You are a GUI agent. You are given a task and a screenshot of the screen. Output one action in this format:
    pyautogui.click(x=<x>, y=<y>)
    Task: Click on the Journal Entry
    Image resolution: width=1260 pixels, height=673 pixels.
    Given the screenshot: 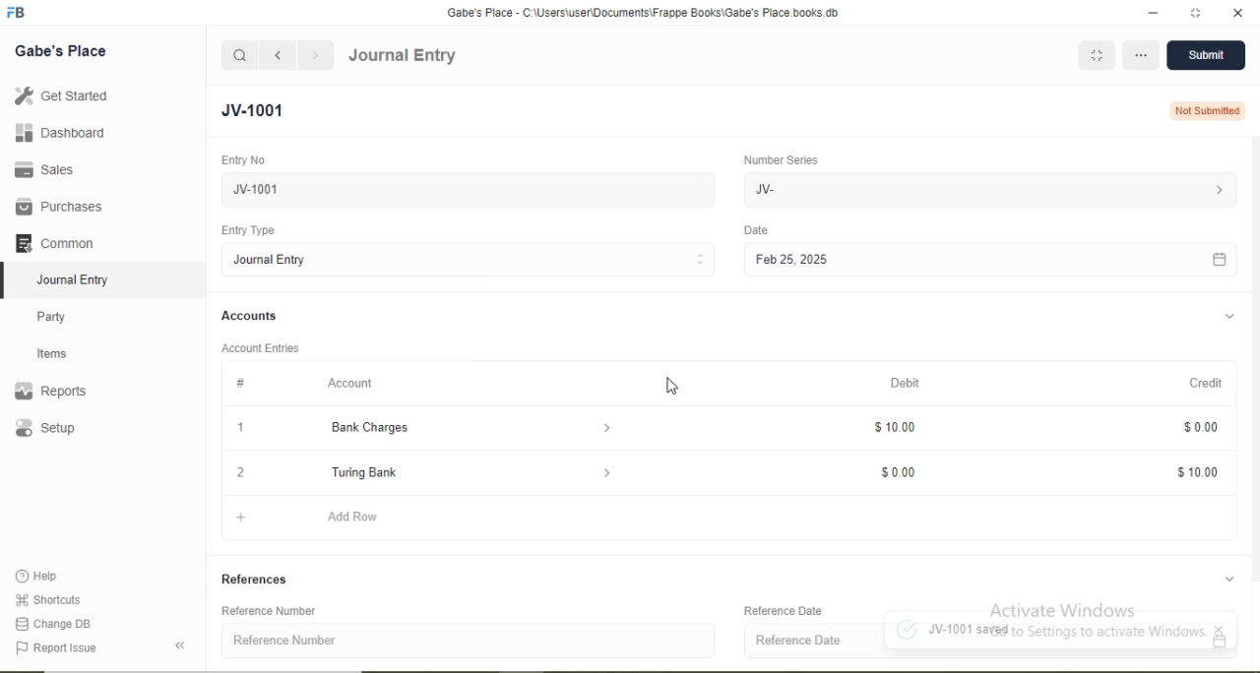 What is the action you would take?
    pyautogui.click(x=403, y=56)
    